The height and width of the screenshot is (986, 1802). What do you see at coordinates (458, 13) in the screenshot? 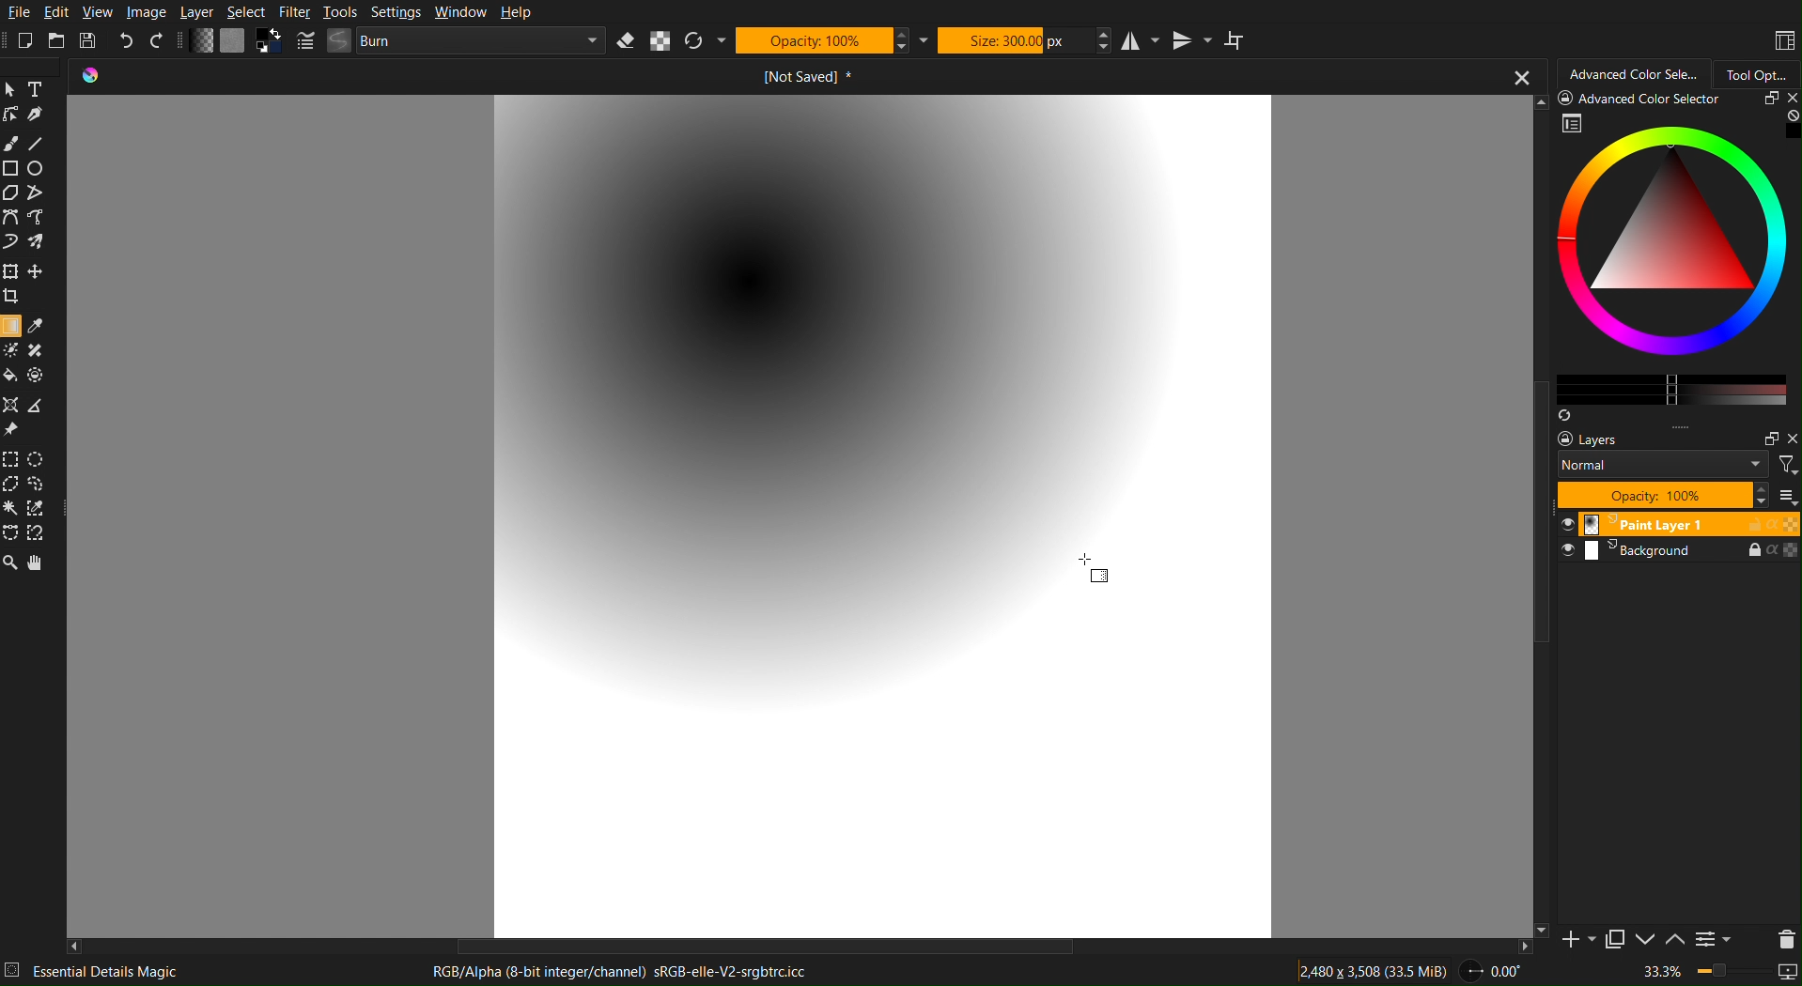
I see `Window` at bounding box center [458, 13].